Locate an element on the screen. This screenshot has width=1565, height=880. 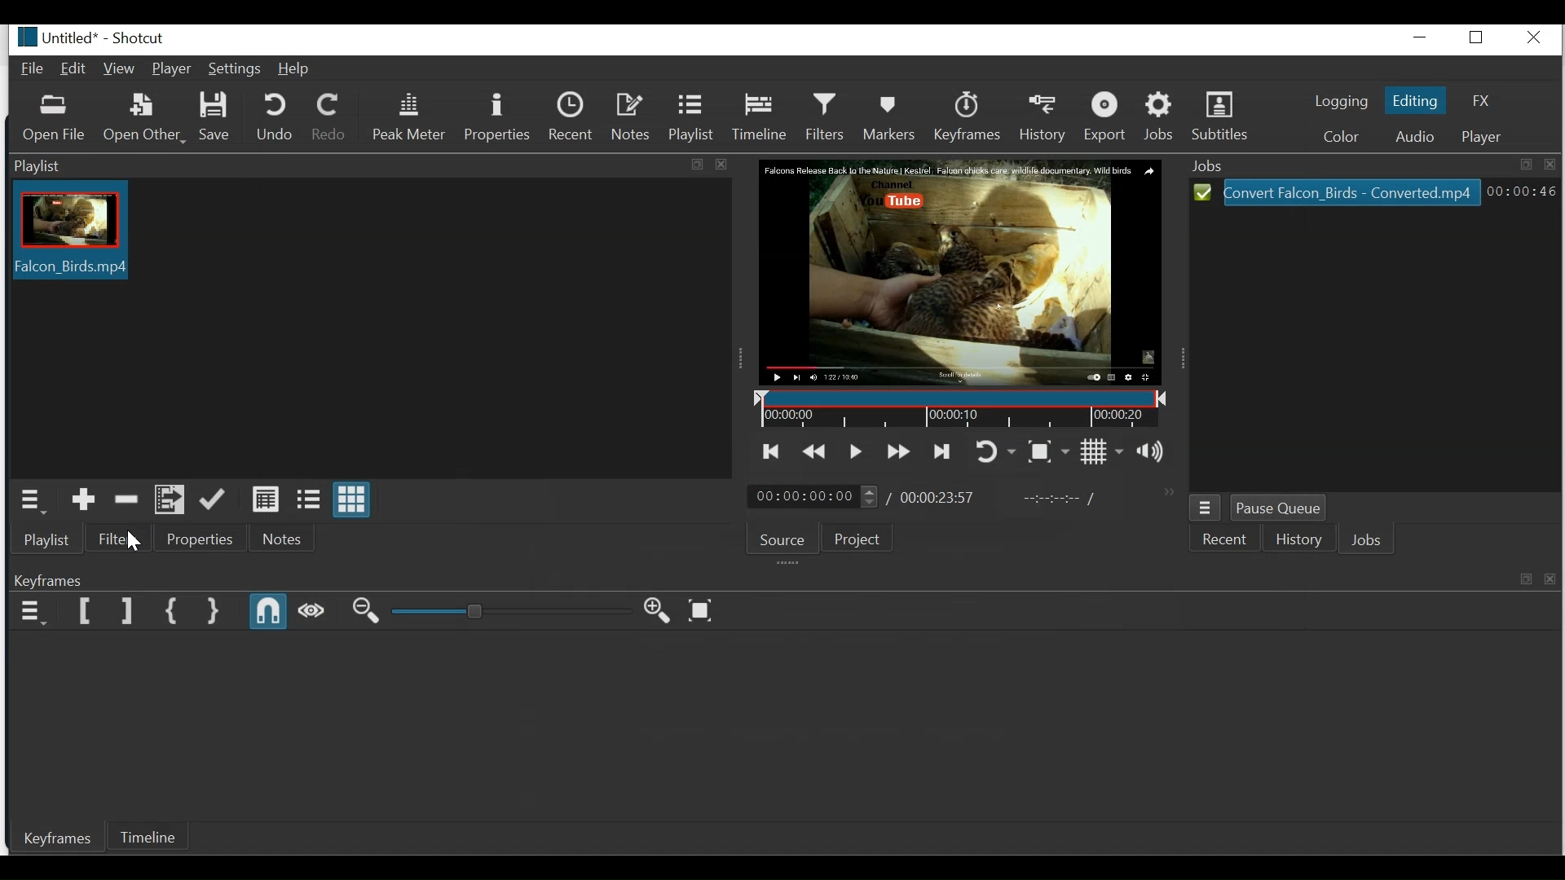
Convert Falcon_Birds -Converted.mp4(File) is located at coordinates (1338, 192).